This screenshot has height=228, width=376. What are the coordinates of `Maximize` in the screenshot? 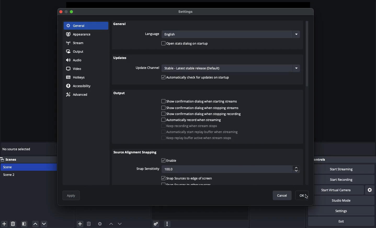 It's located at (72, 12).